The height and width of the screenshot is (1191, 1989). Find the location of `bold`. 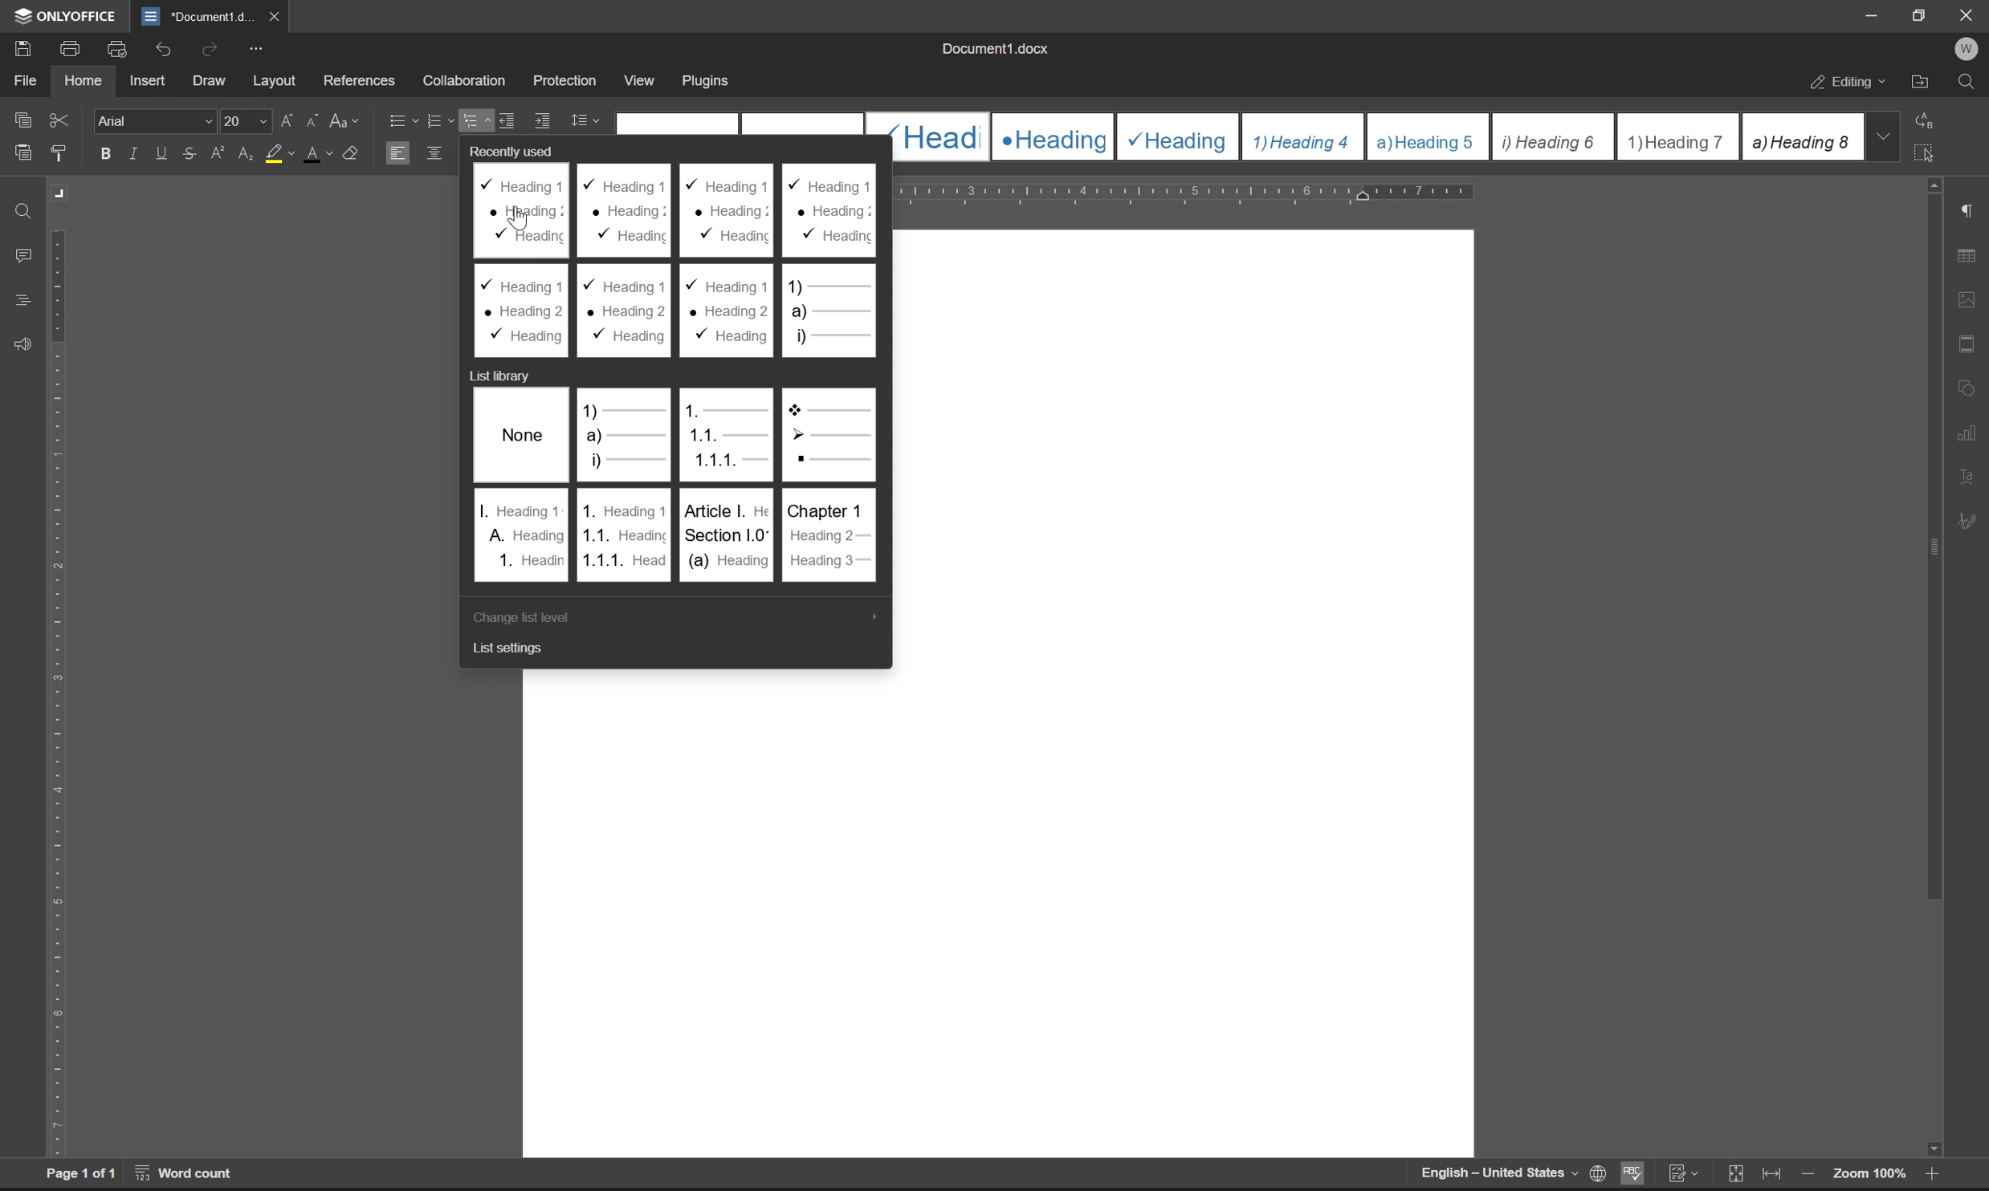

bold is located at coordinates (106, 154).